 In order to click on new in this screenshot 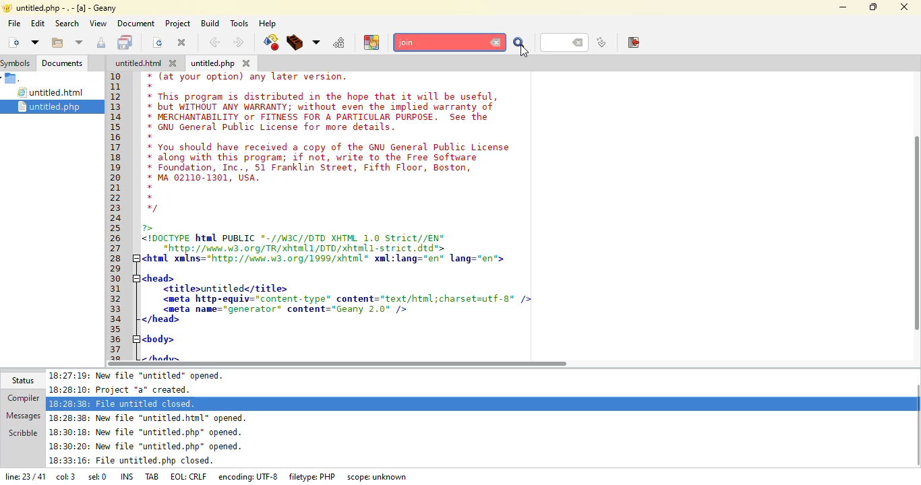, I will do `click(13, 42)`.